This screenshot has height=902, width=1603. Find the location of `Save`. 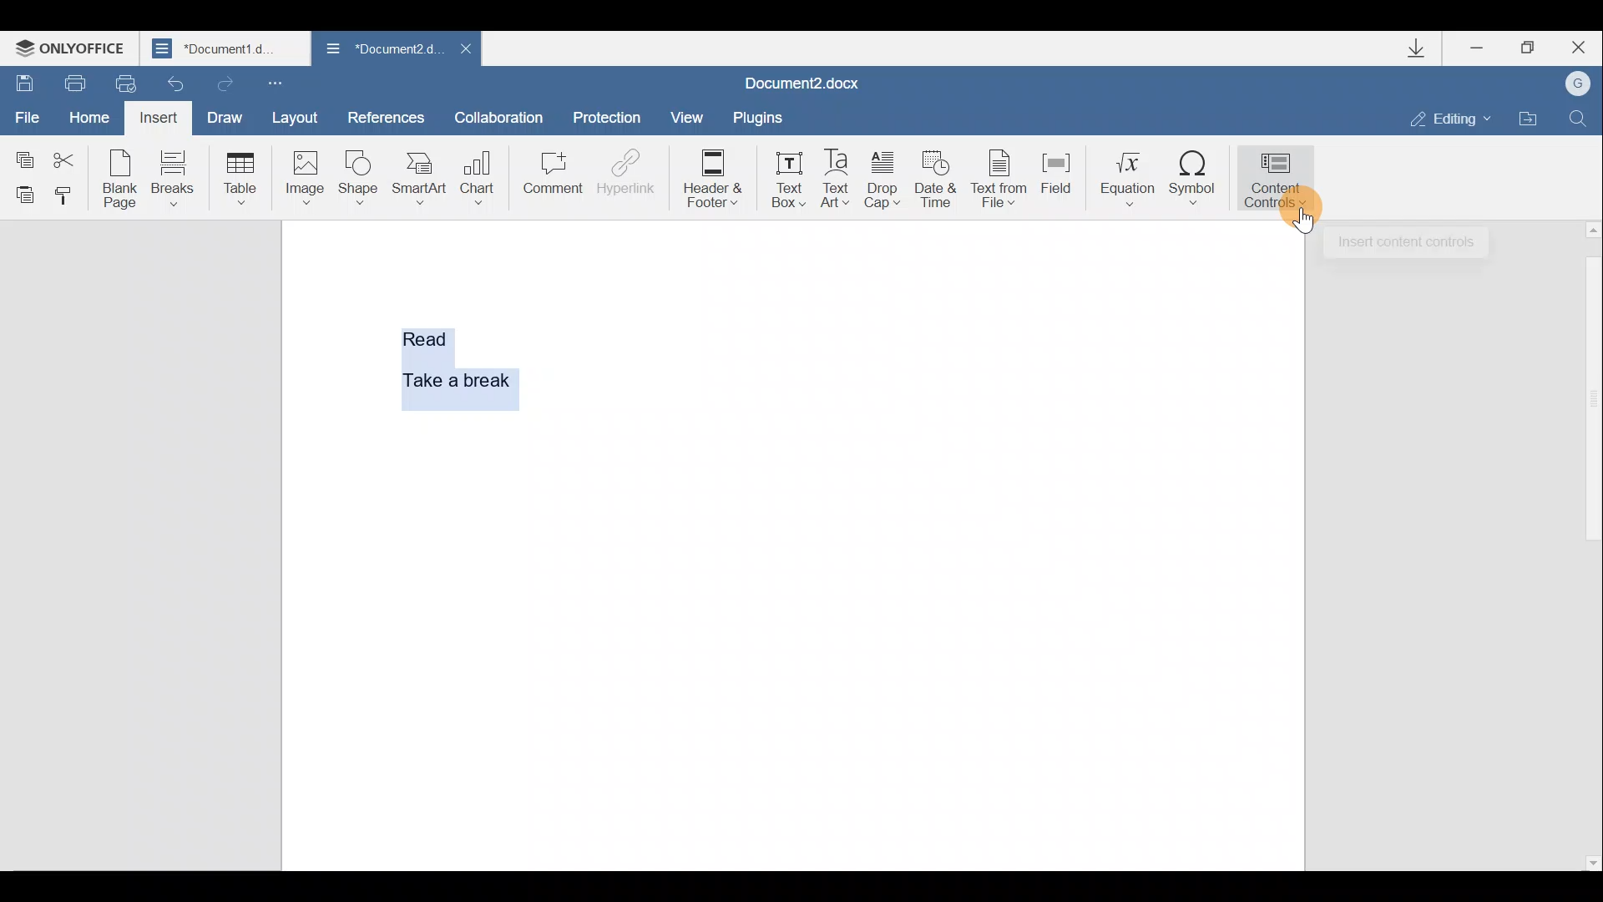

Save is located at coordinates (23, 78).